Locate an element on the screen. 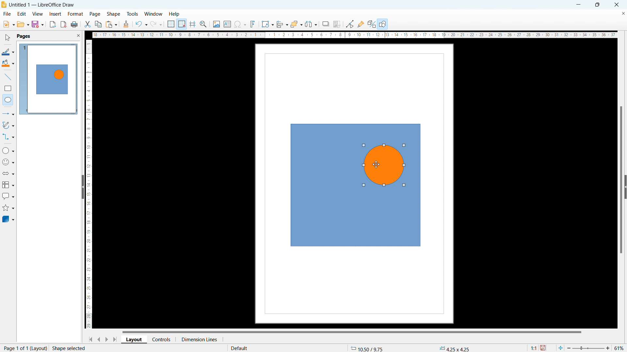 The height and width of the screenshot is (352, 627). horizontal scrollbar is located at coordinates (352, 331).